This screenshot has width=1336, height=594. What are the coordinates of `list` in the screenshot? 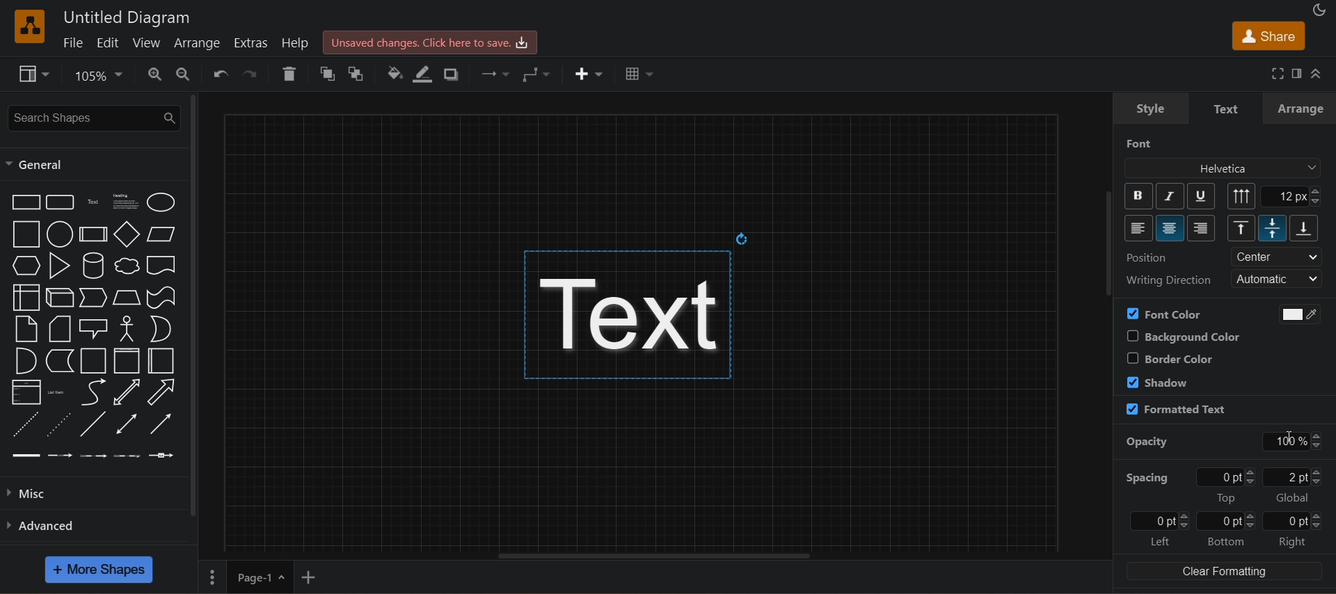 It's located at (26, 392).